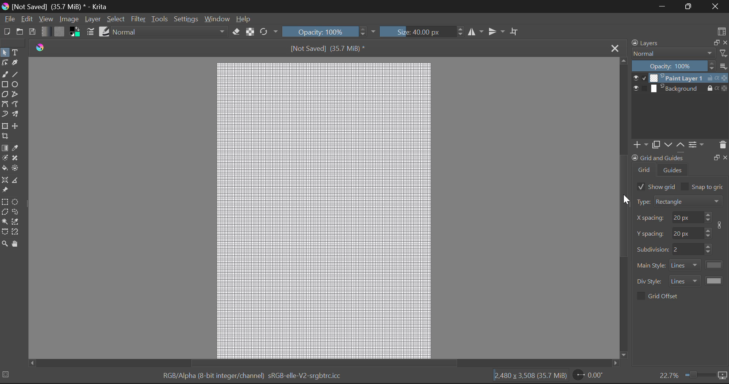  Describe the element at coordinates (216, 19) in the screenshot. I see `Window` at that location.